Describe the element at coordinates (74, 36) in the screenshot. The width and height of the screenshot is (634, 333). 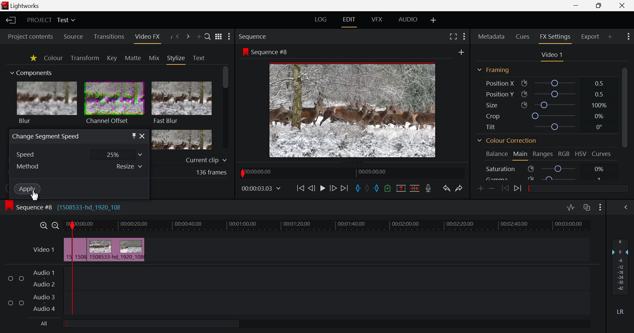
I see `Source` at that location.